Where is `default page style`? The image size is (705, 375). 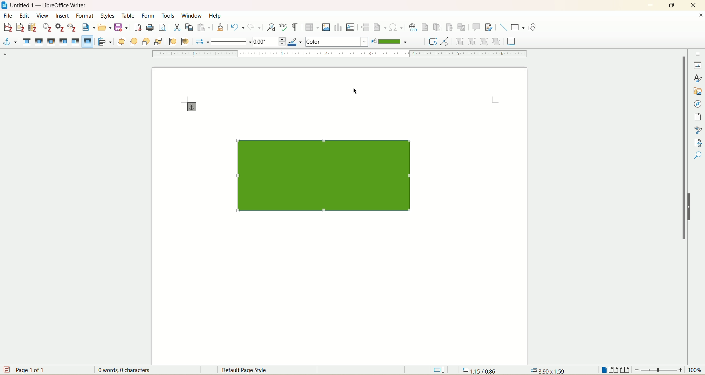 default page style is located at coordinates (250, 370).